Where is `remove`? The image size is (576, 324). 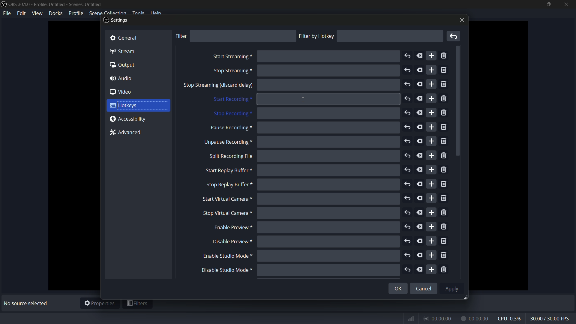 remove is located at coordinates (444, 256).